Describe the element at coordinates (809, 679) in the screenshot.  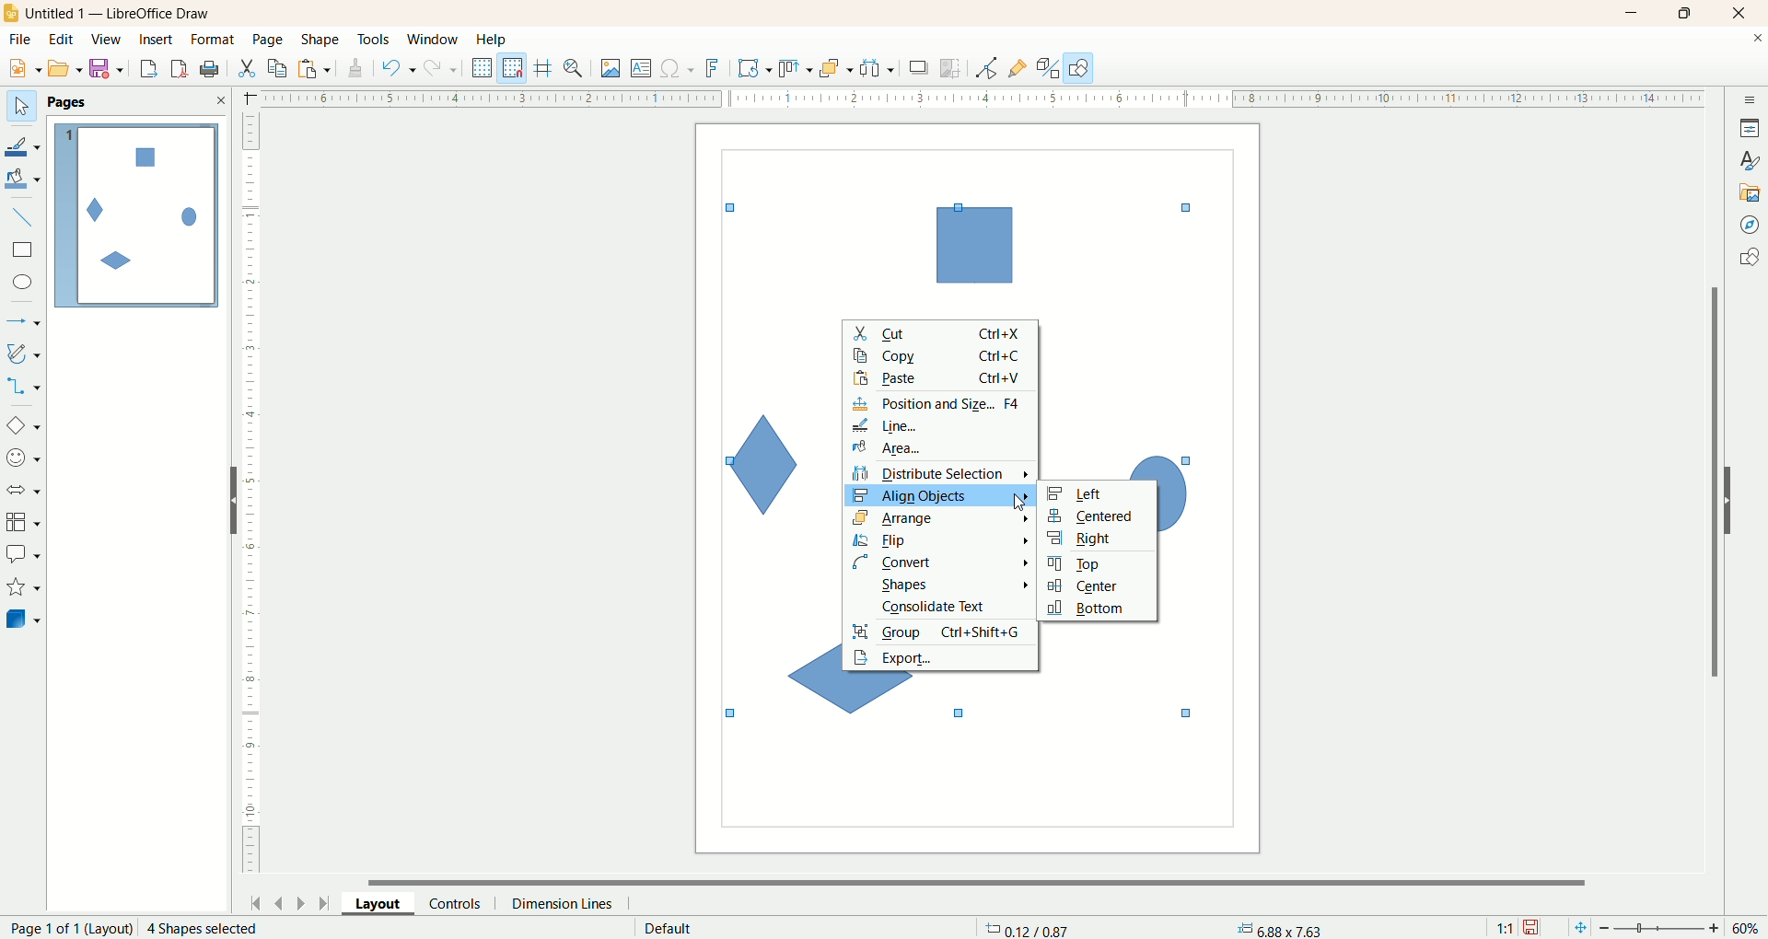
I see `unselected shape` at that location.